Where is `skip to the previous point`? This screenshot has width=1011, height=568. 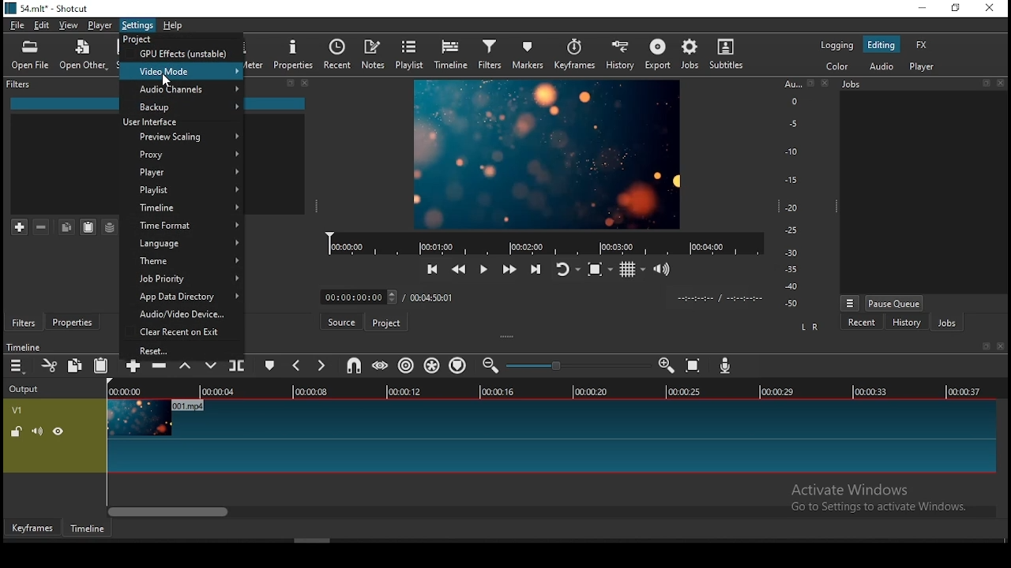
skip to the previous point is located at coordinates (431, 270).